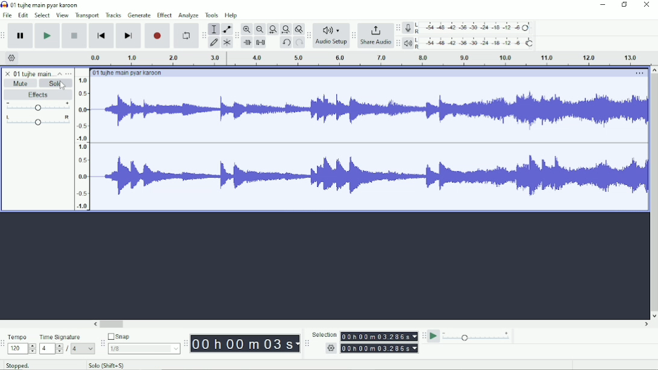 Image resolution: width=658 pixels, height=370 pixels. Describe the element at coordinates (23, 350) in the screenshot. I see `` at that location.